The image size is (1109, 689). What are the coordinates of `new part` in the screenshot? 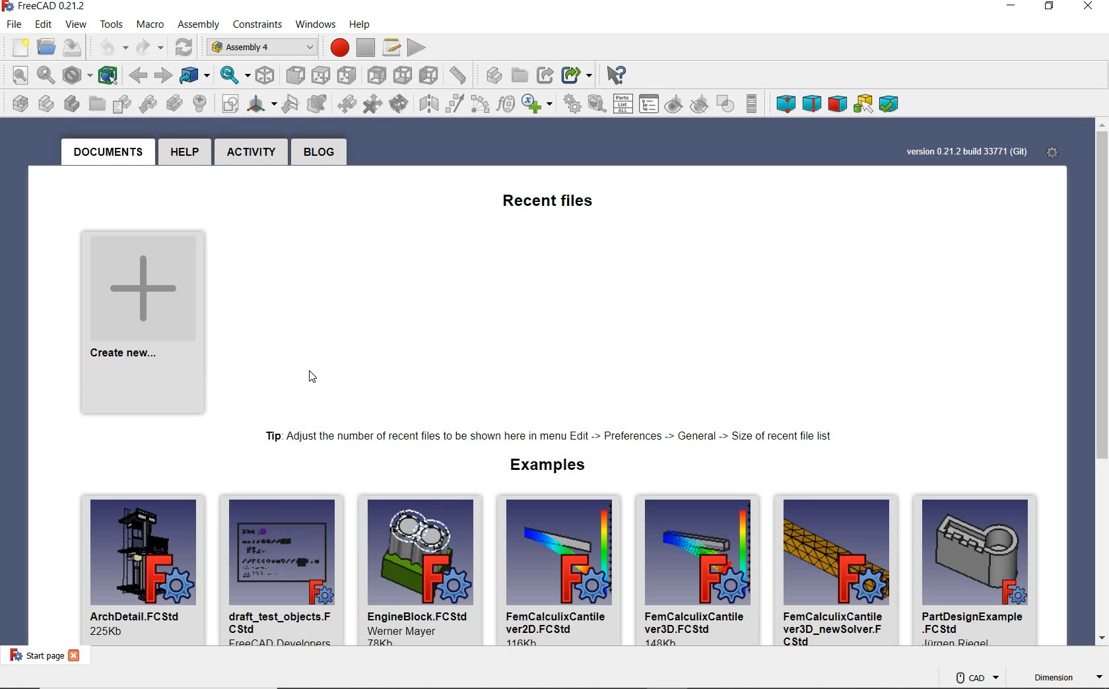 It's located at (44, 104).